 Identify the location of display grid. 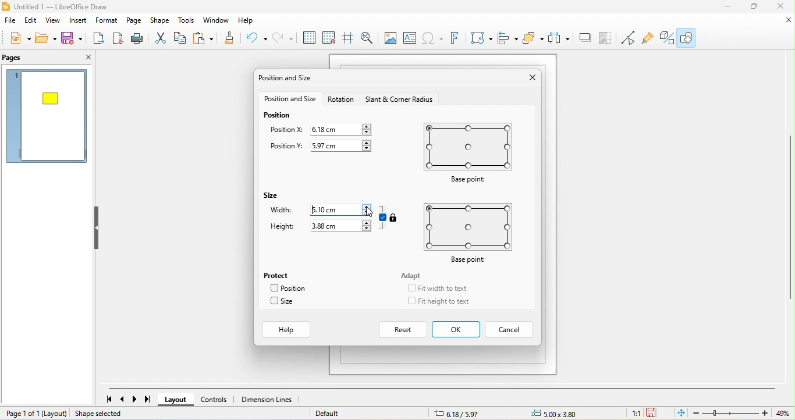
(309, 37).